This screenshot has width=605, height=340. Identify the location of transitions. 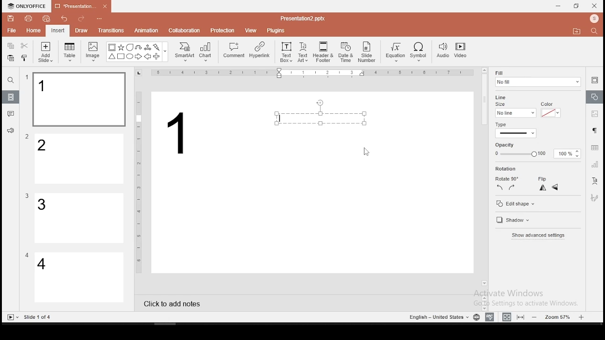
(111, 30).